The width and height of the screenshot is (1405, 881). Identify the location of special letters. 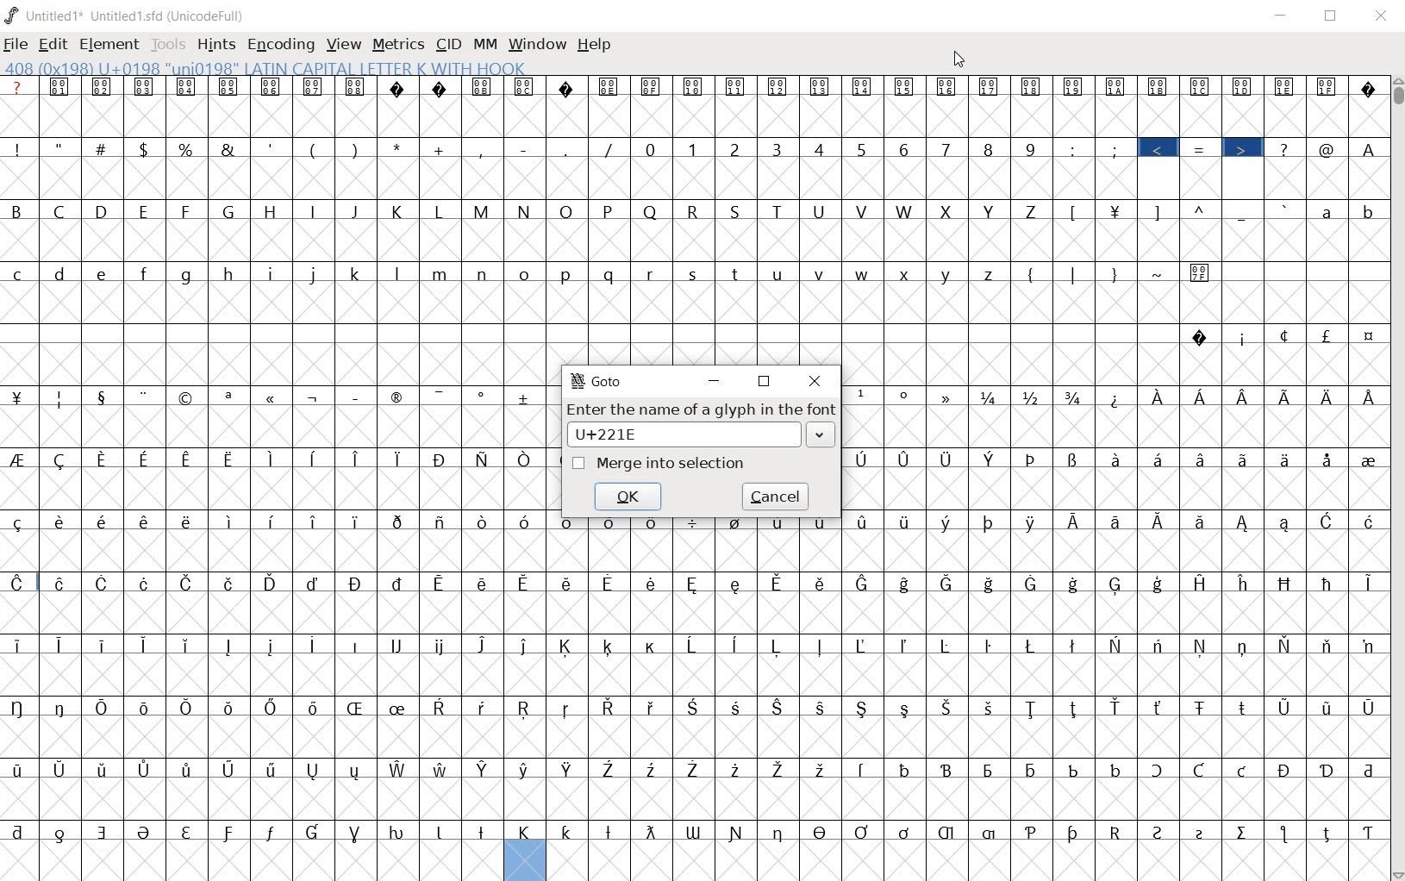
(696, 522).